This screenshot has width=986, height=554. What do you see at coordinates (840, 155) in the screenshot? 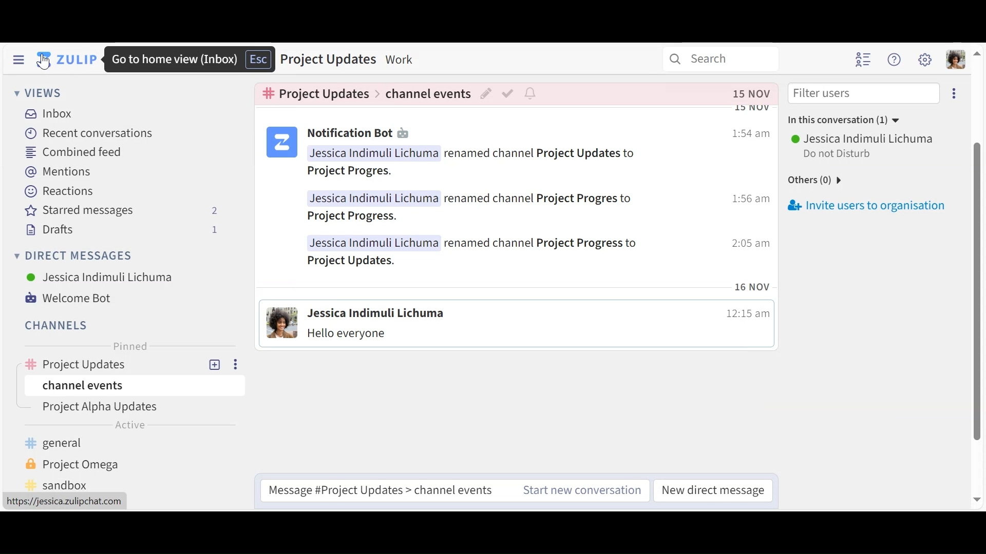
I see `Do not Disturb` at bounding box center [840, 155].